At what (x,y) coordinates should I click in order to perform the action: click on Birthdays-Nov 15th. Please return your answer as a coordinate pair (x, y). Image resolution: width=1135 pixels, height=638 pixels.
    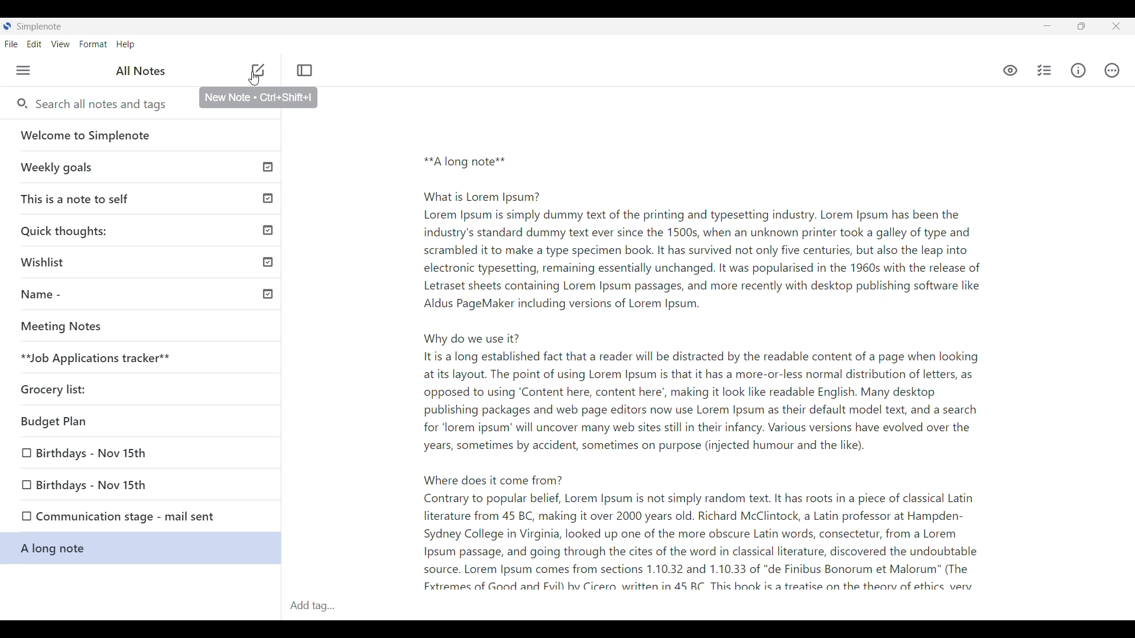
    Looking at the image, I should click on (96, 487).